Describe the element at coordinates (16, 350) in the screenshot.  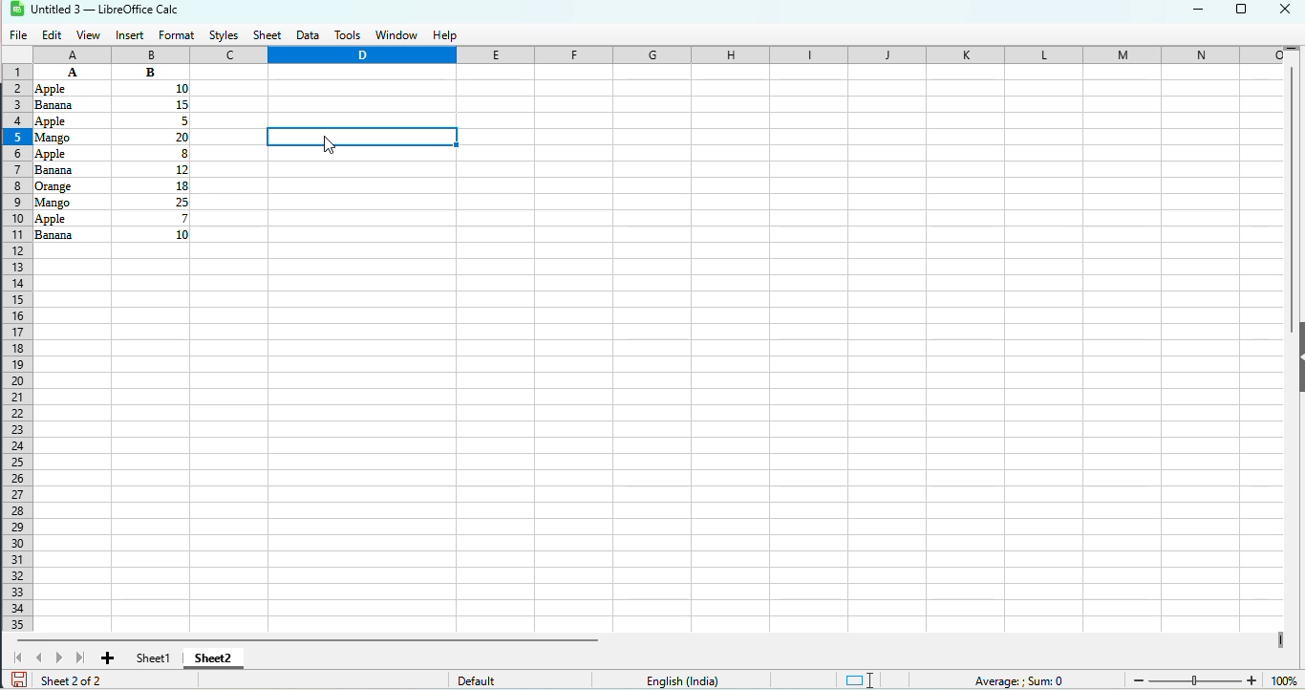
I see `rows` at that location.